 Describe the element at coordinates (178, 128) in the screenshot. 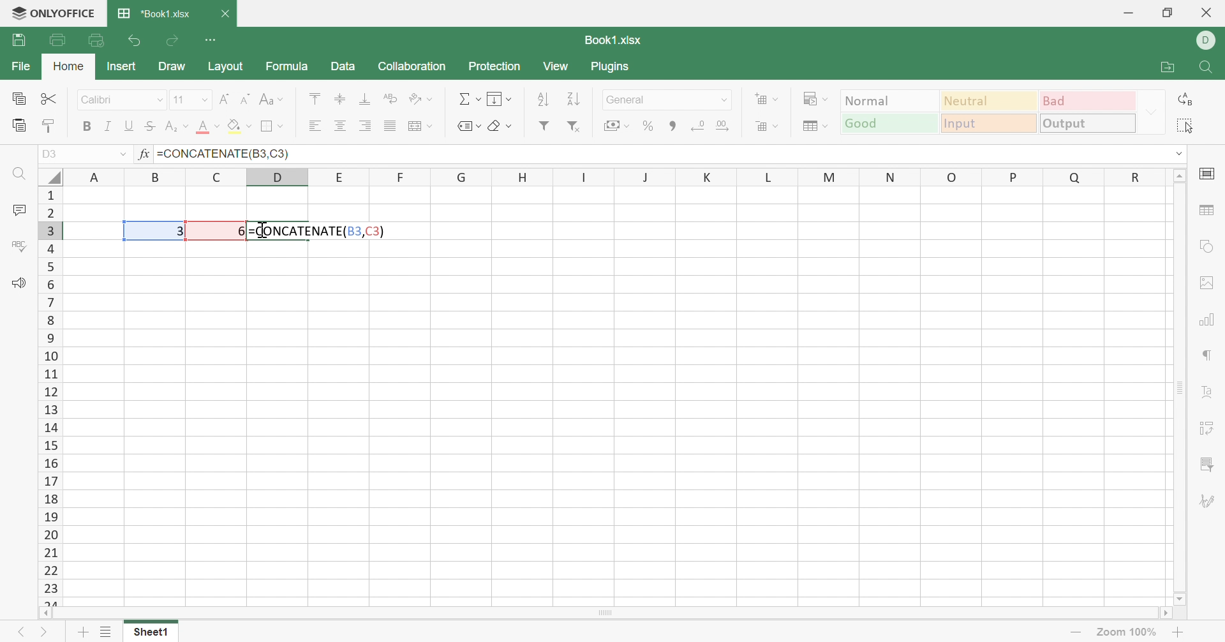

I see `Subscript` at that location.